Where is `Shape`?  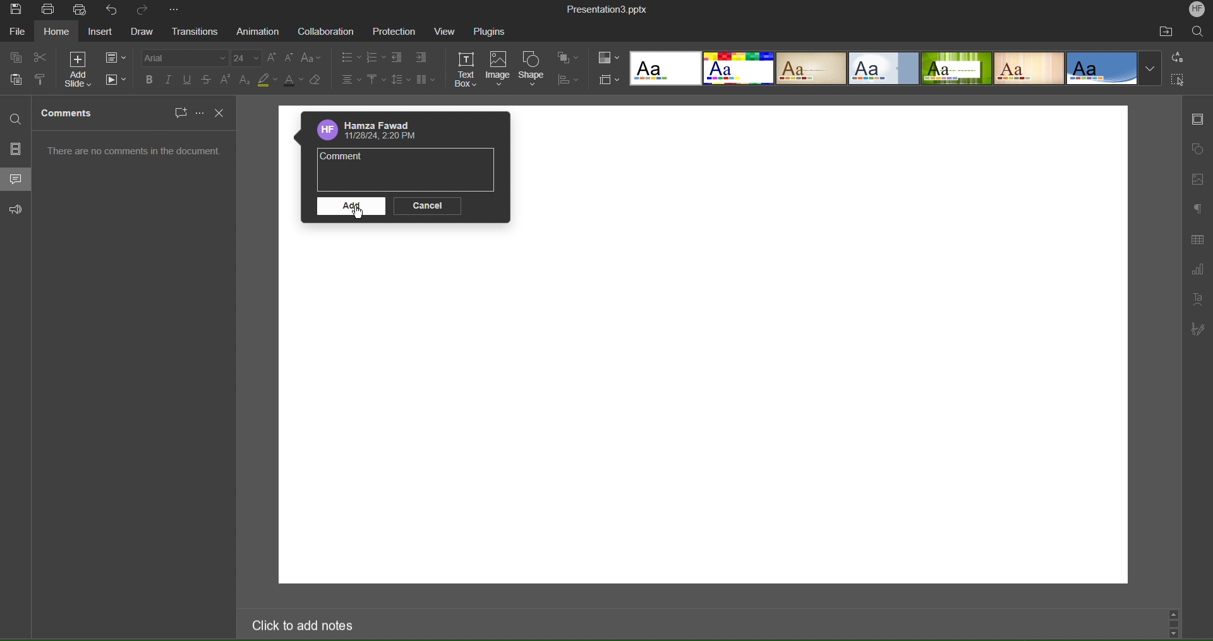
Shape is located at coordinates (534, 69).